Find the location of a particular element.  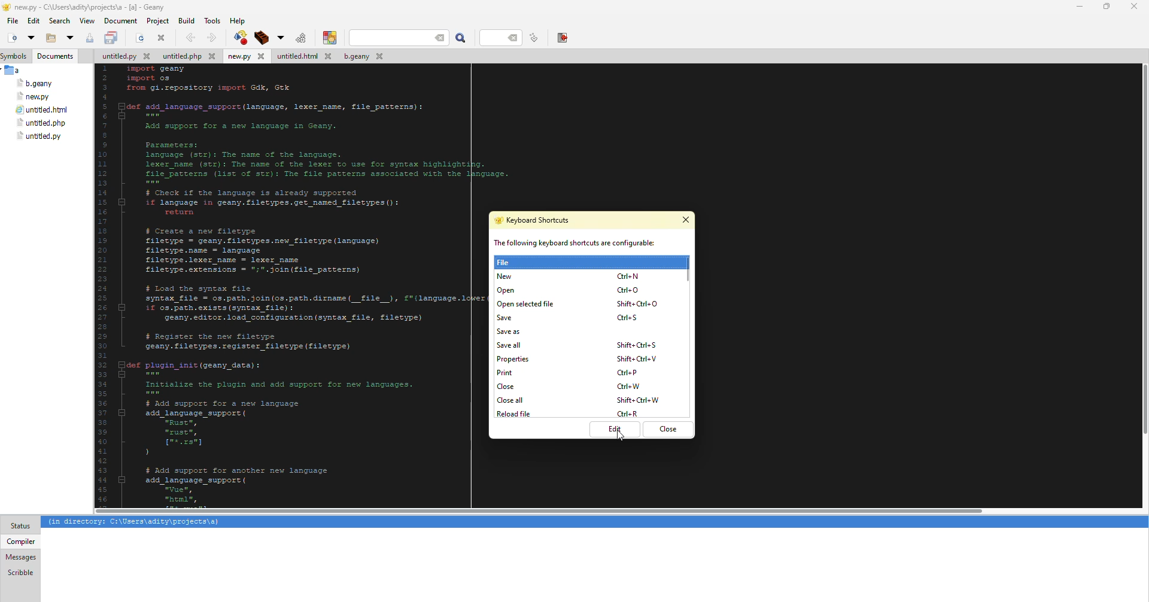

shortcut is located at coordinates (630, 414).